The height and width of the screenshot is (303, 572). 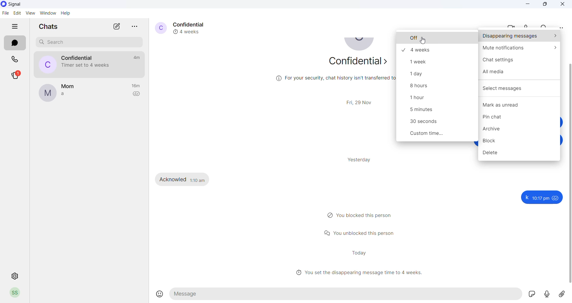 I want to click on close, so click(x=563, y=4).